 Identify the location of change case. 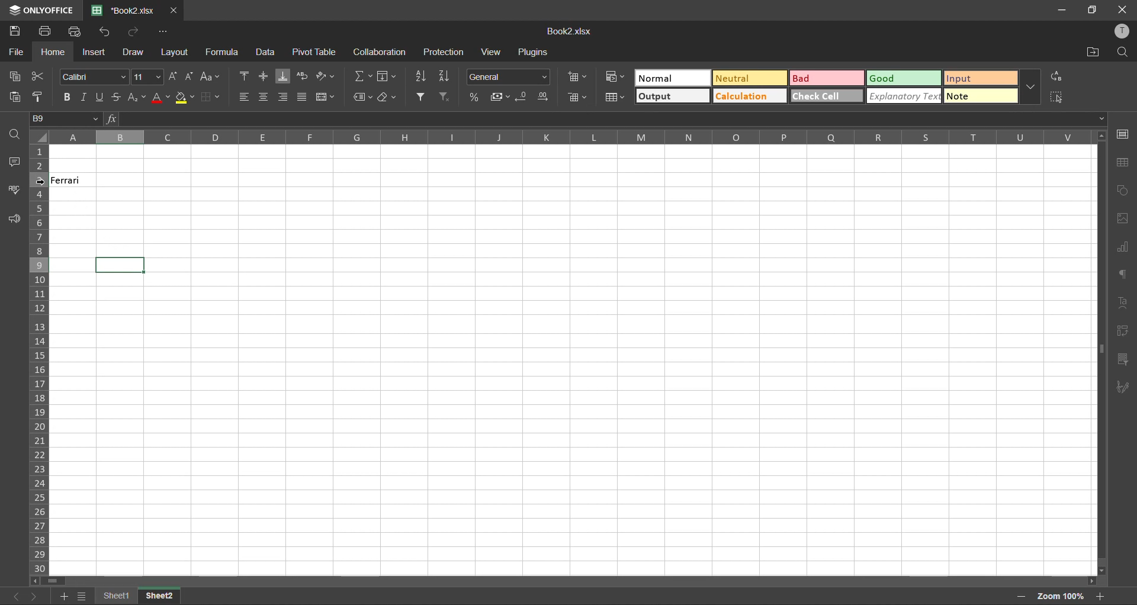
(212, 76).